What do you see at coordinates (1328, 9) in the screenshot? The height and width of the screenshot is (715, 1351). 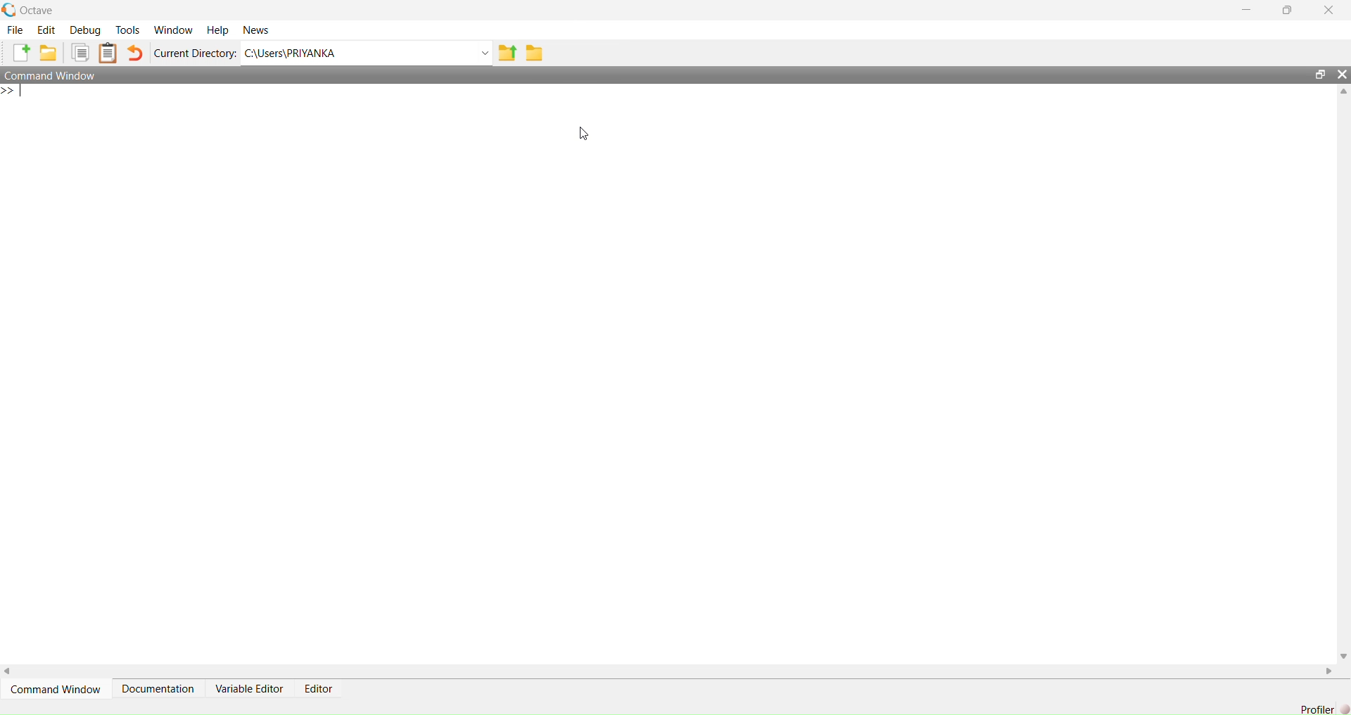 I see `close` at bounding box center [1328, 9].